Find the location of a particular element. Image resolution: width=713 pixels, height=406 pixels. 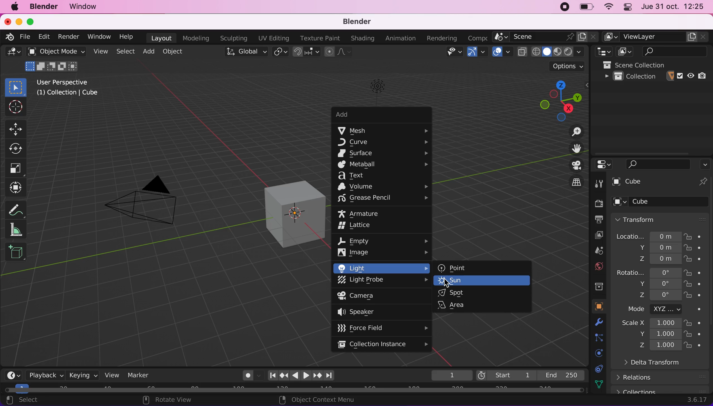

recording stopped is located at coordinates (565, 7).